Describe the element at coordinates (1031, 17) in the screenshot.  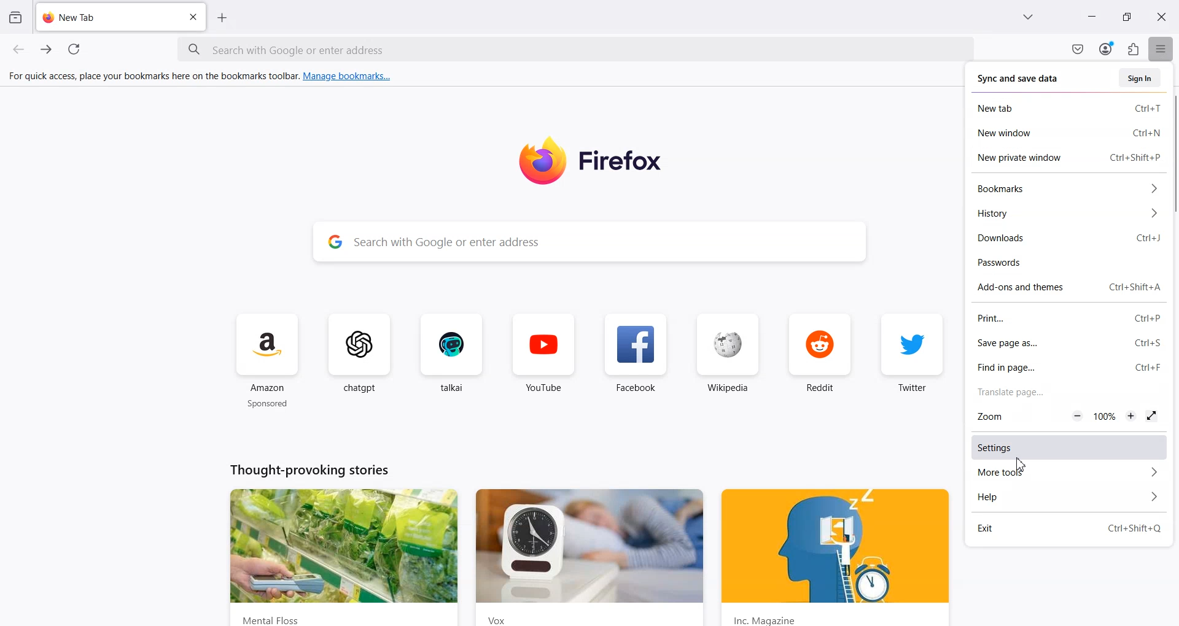
I see `DropDown Box` at that location.